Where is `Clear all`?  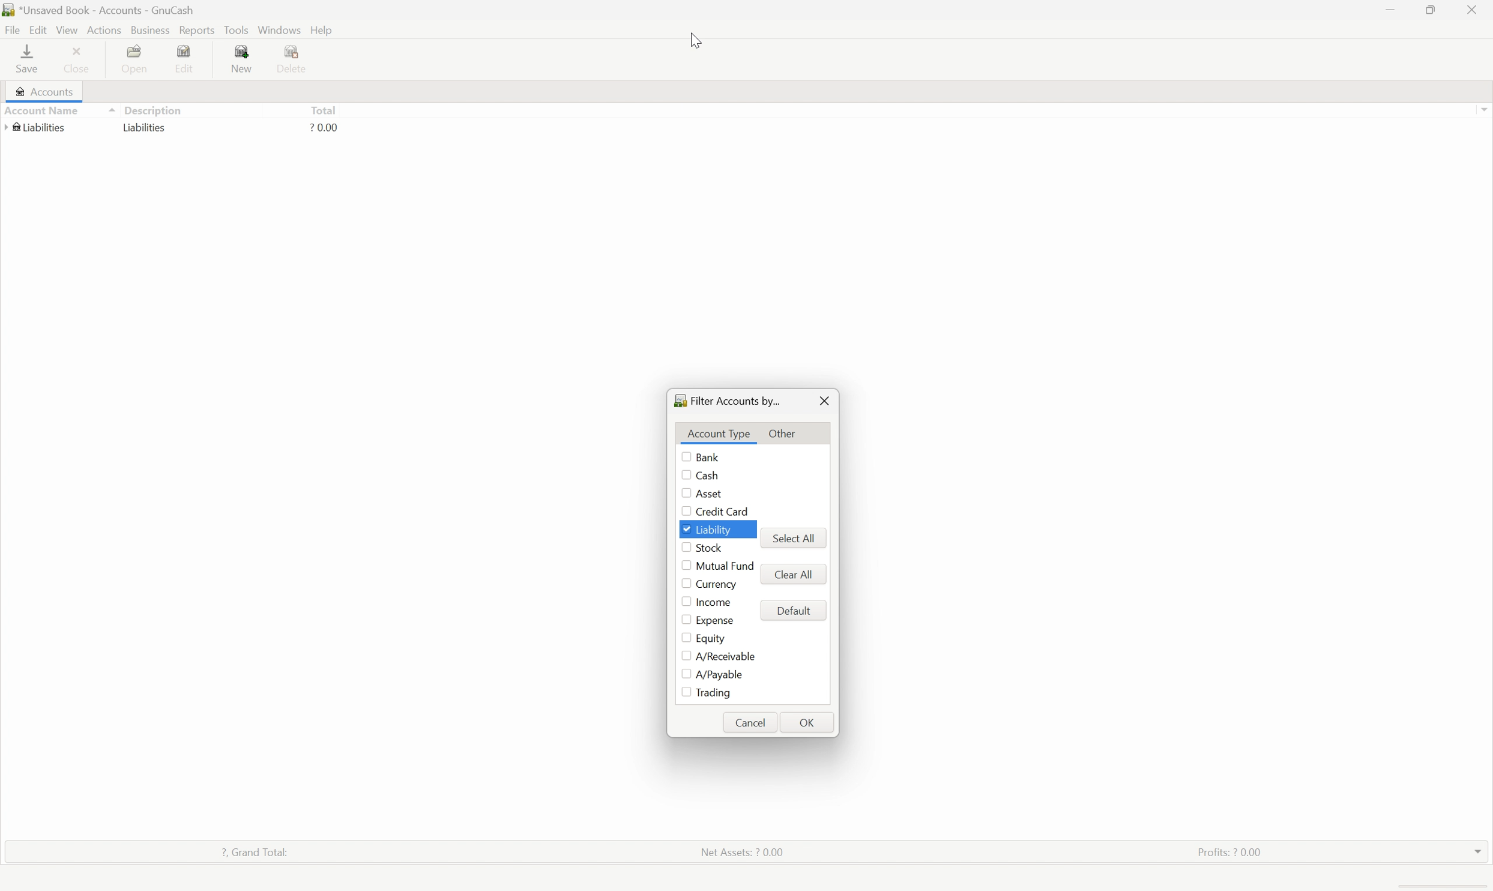 Clear all is located at coordinates (792, 573).